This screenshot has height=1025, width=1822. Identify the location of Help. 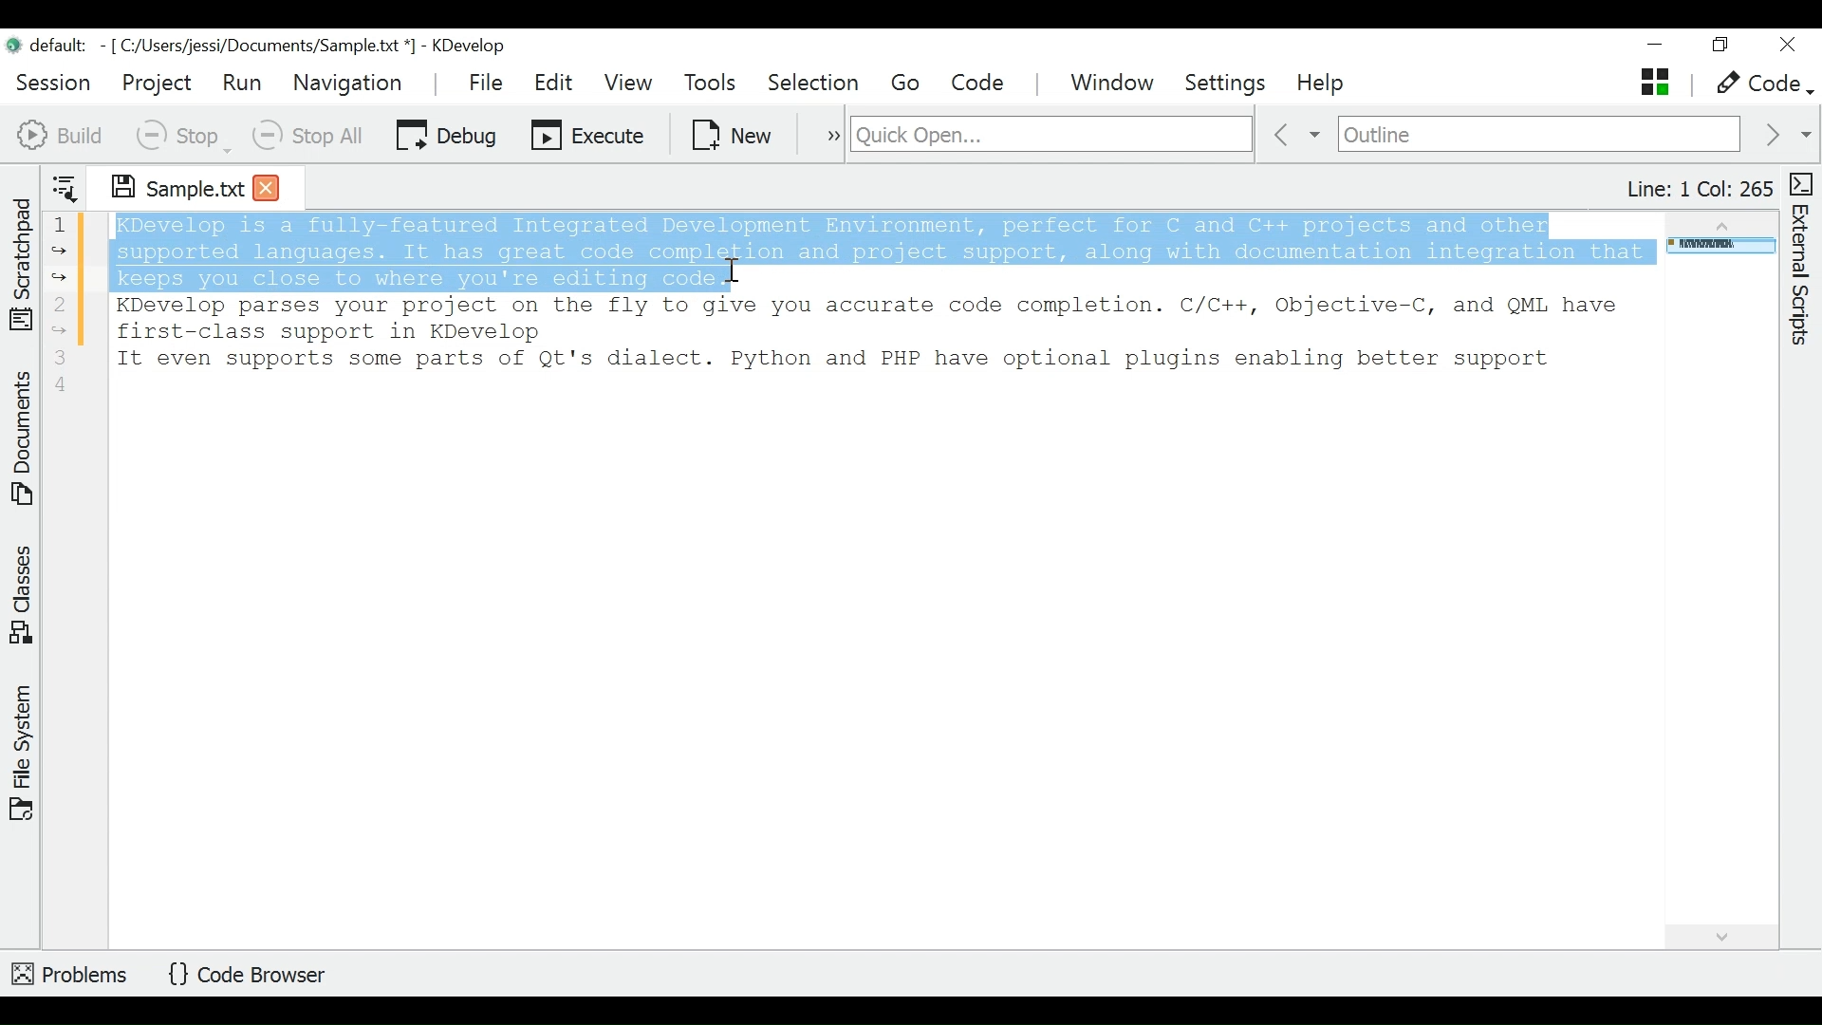
(1323, 84).